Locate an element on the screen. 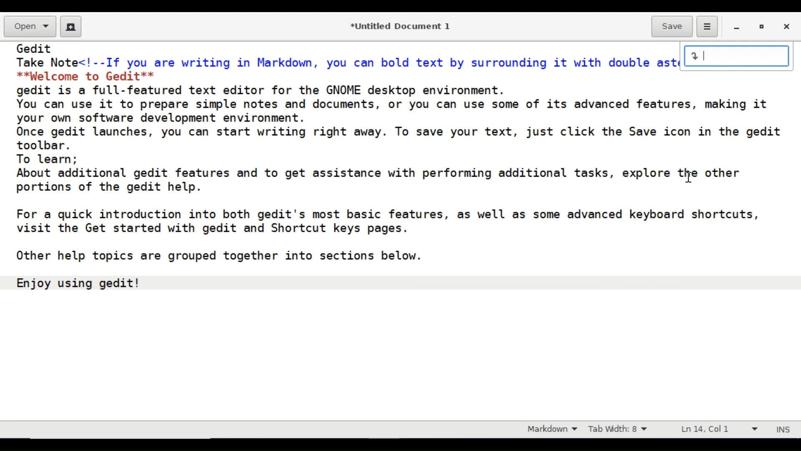 This screenshot has height=451, width=801. INS is located at coordinates (784, 430).